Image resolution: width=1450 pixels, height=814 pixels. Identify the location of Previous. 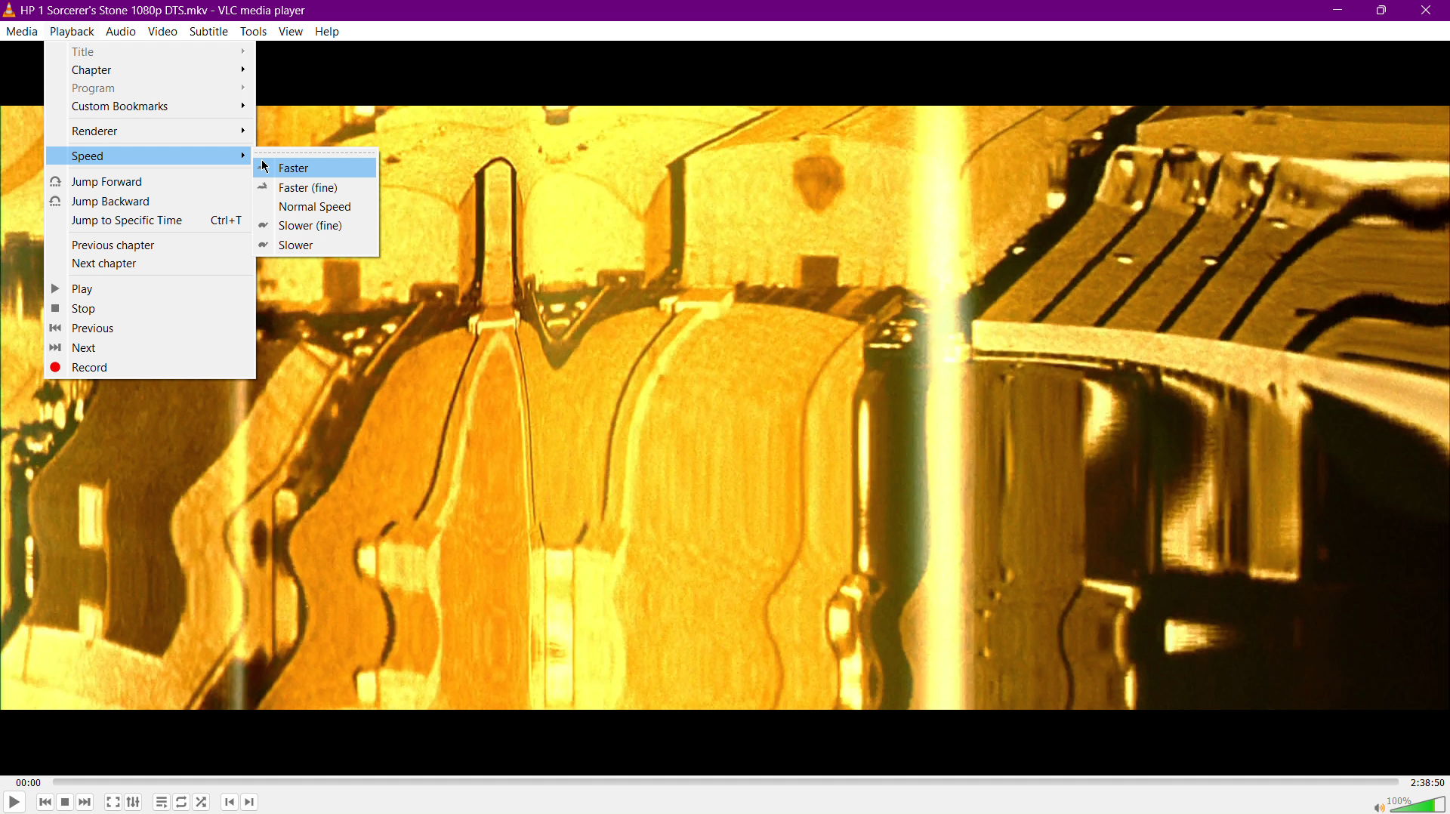
(84, 328).